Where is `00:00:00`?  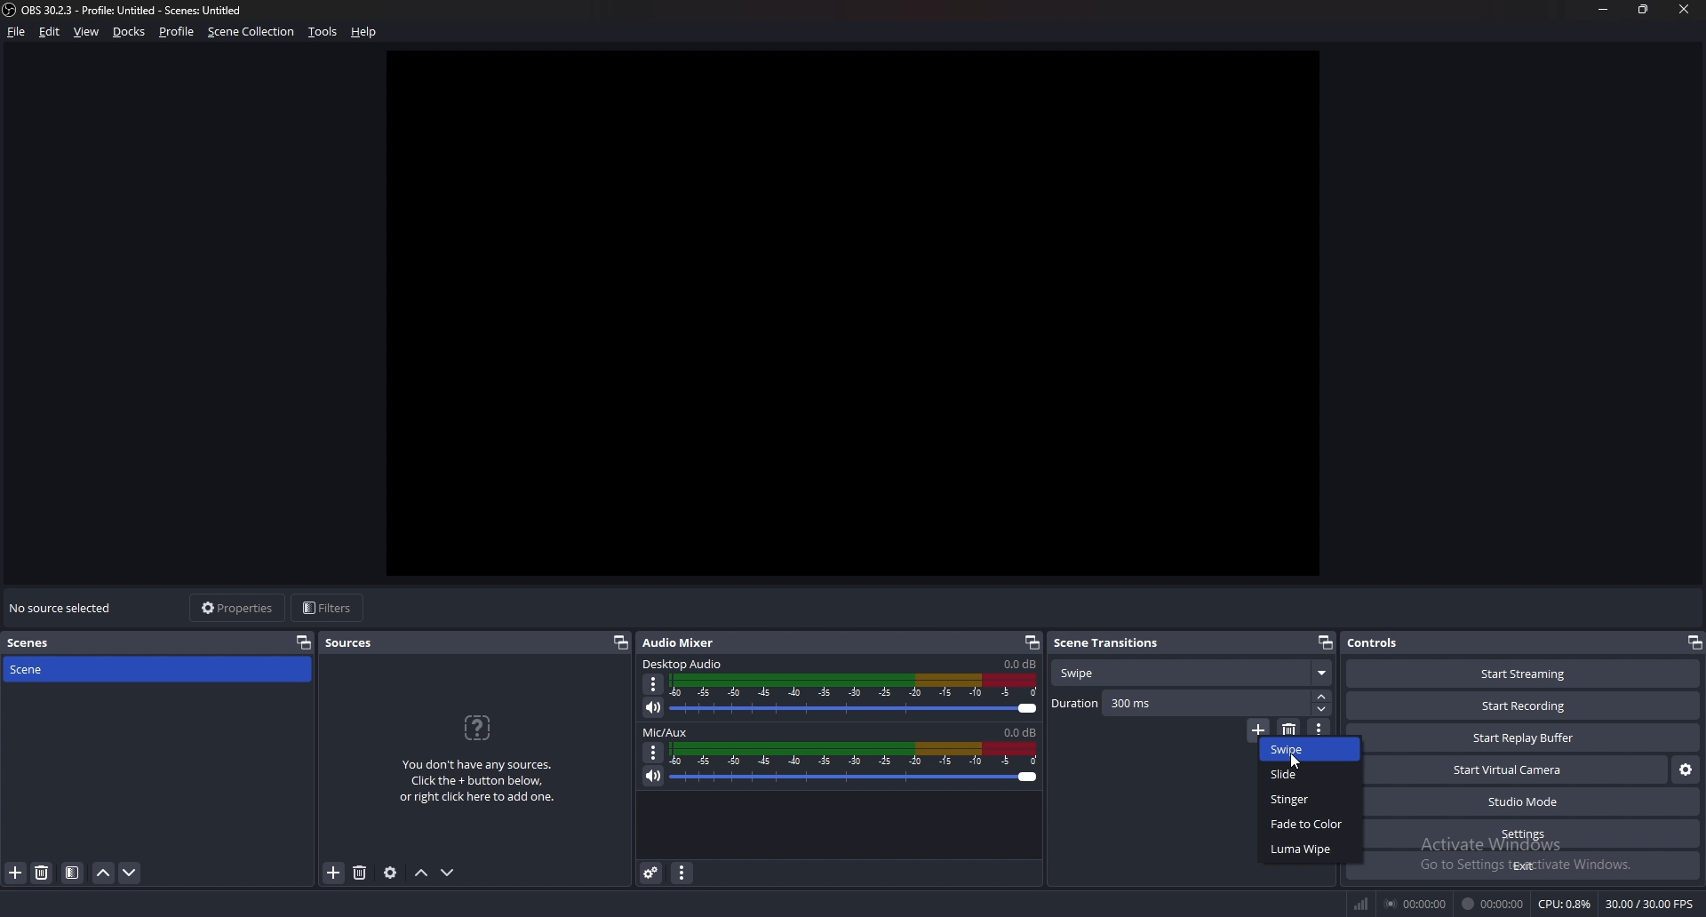 00:00:00 is located at coordinates (1493, 905).